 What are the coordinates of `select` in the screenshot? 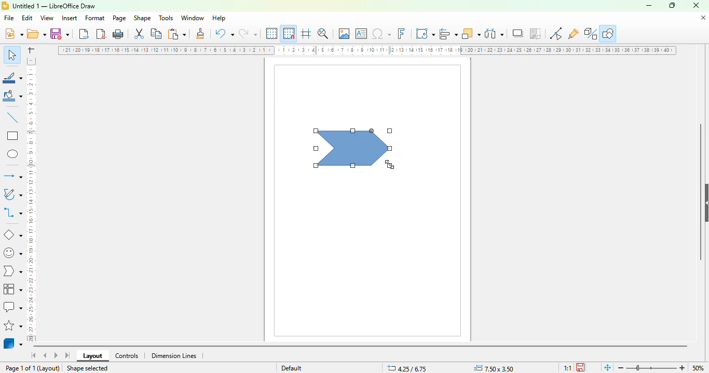 It's located at (11, 54).